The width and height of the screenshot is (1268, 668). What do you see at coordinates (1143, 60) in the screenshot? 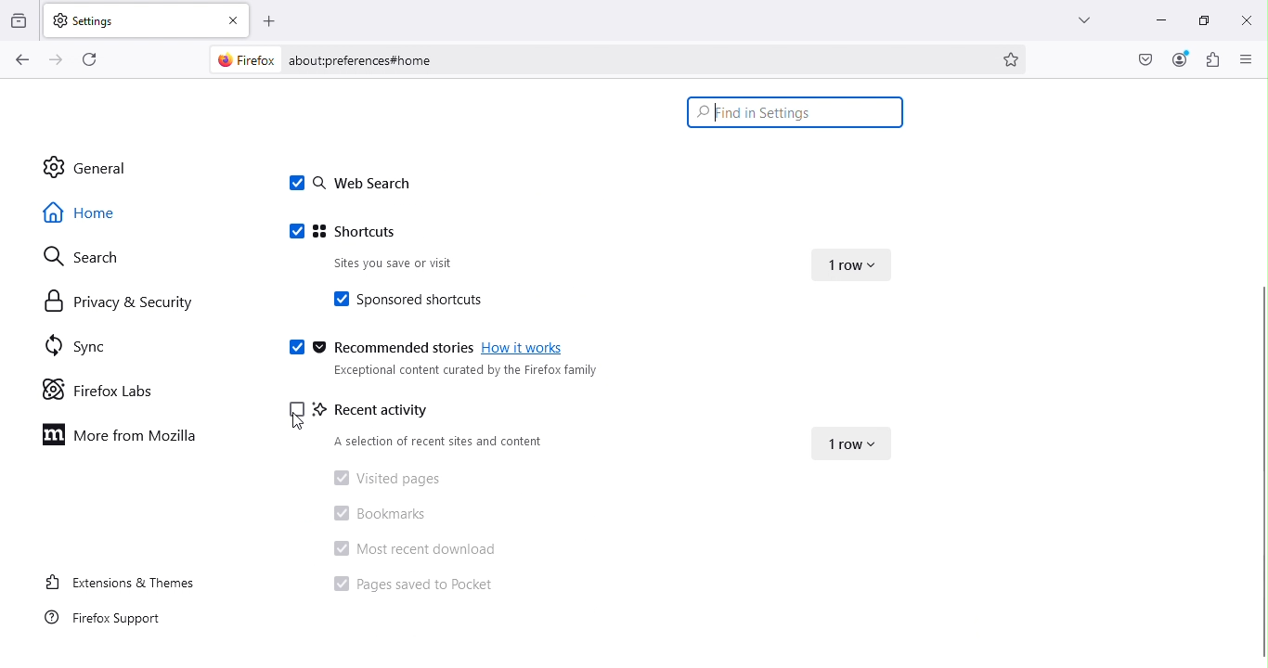
I see `Account` at bounding box center [1143, 60].